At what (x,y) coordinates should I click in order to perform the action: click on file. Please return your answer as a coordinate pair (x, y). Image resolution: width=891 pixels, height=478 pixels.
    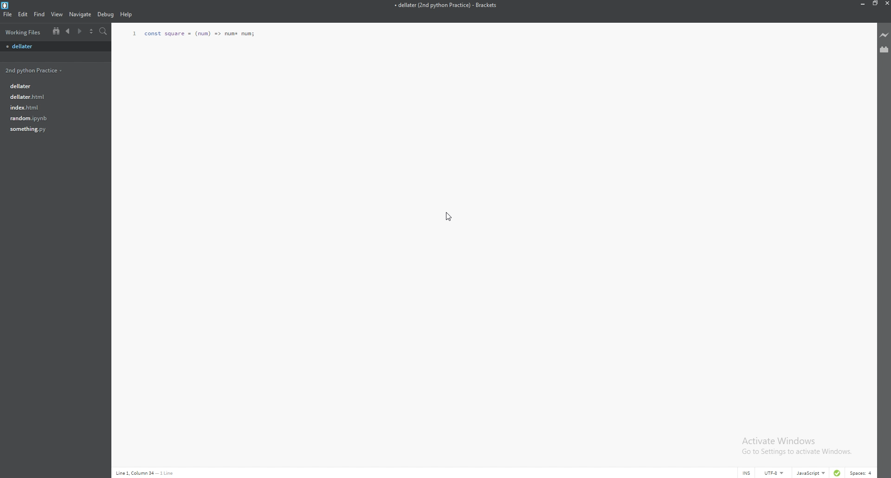
    Looking at the image, I should click on (52, 129).